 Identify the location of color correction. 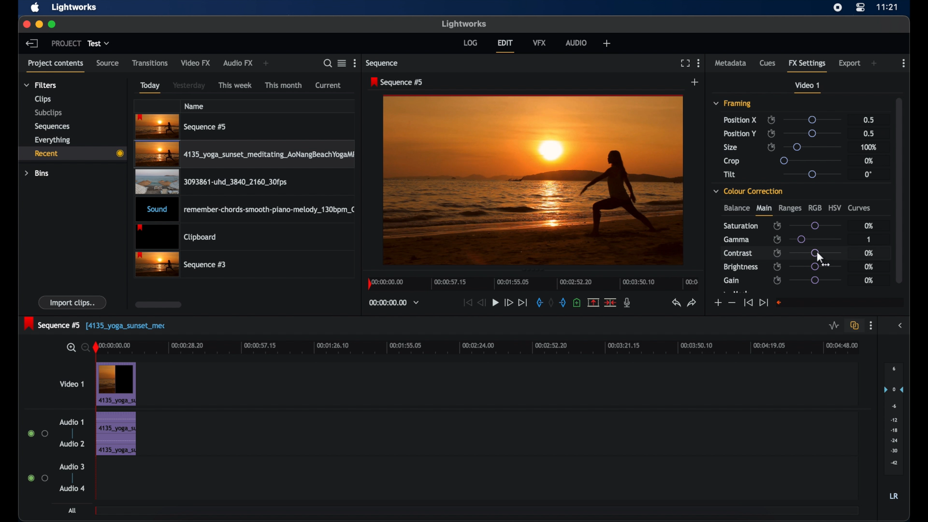
(748, 191).